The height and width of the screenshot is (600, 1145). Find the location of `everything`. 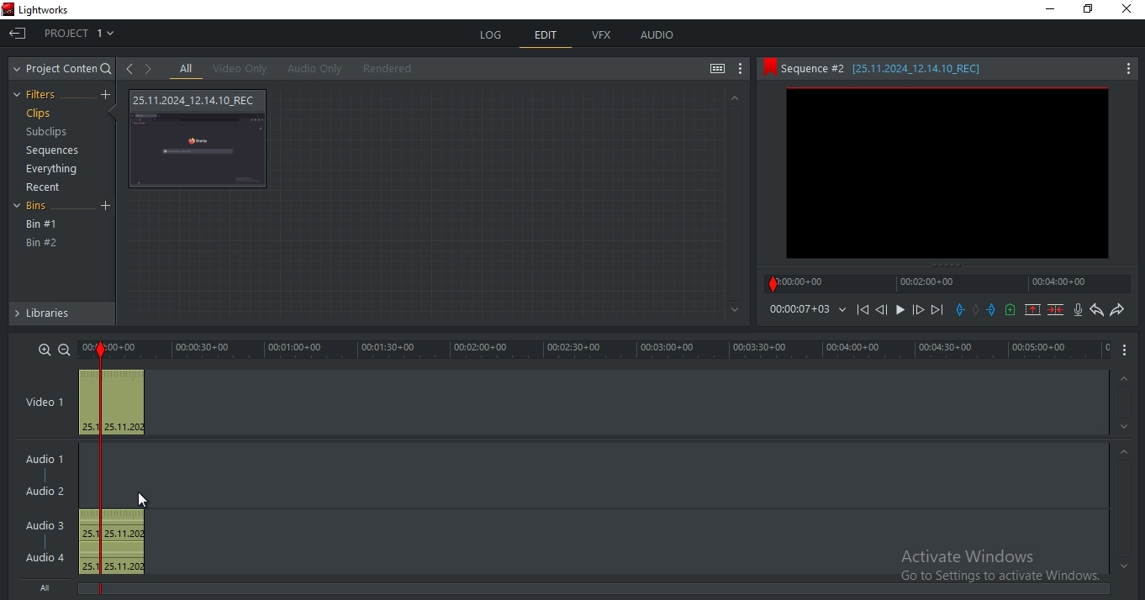

everything is located at coordinates (55, 168).